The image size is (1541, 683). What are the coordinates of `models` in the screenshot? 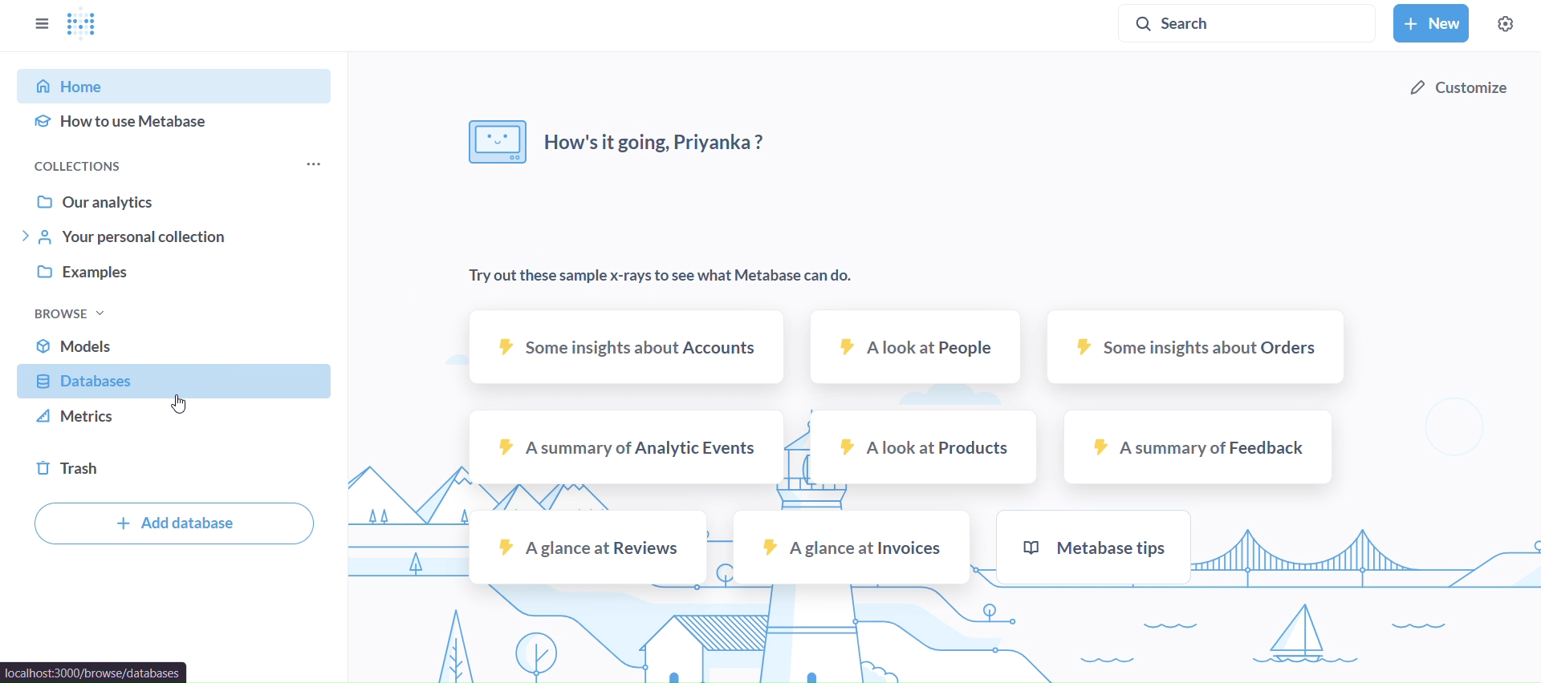 It's located at (177, 345).